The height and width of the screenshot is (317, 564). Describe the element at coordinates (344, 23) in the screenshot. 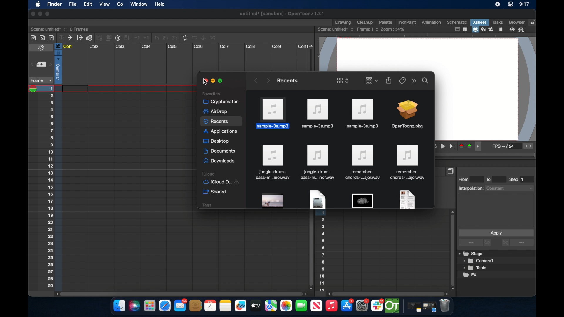

I see `drawing` at that location.